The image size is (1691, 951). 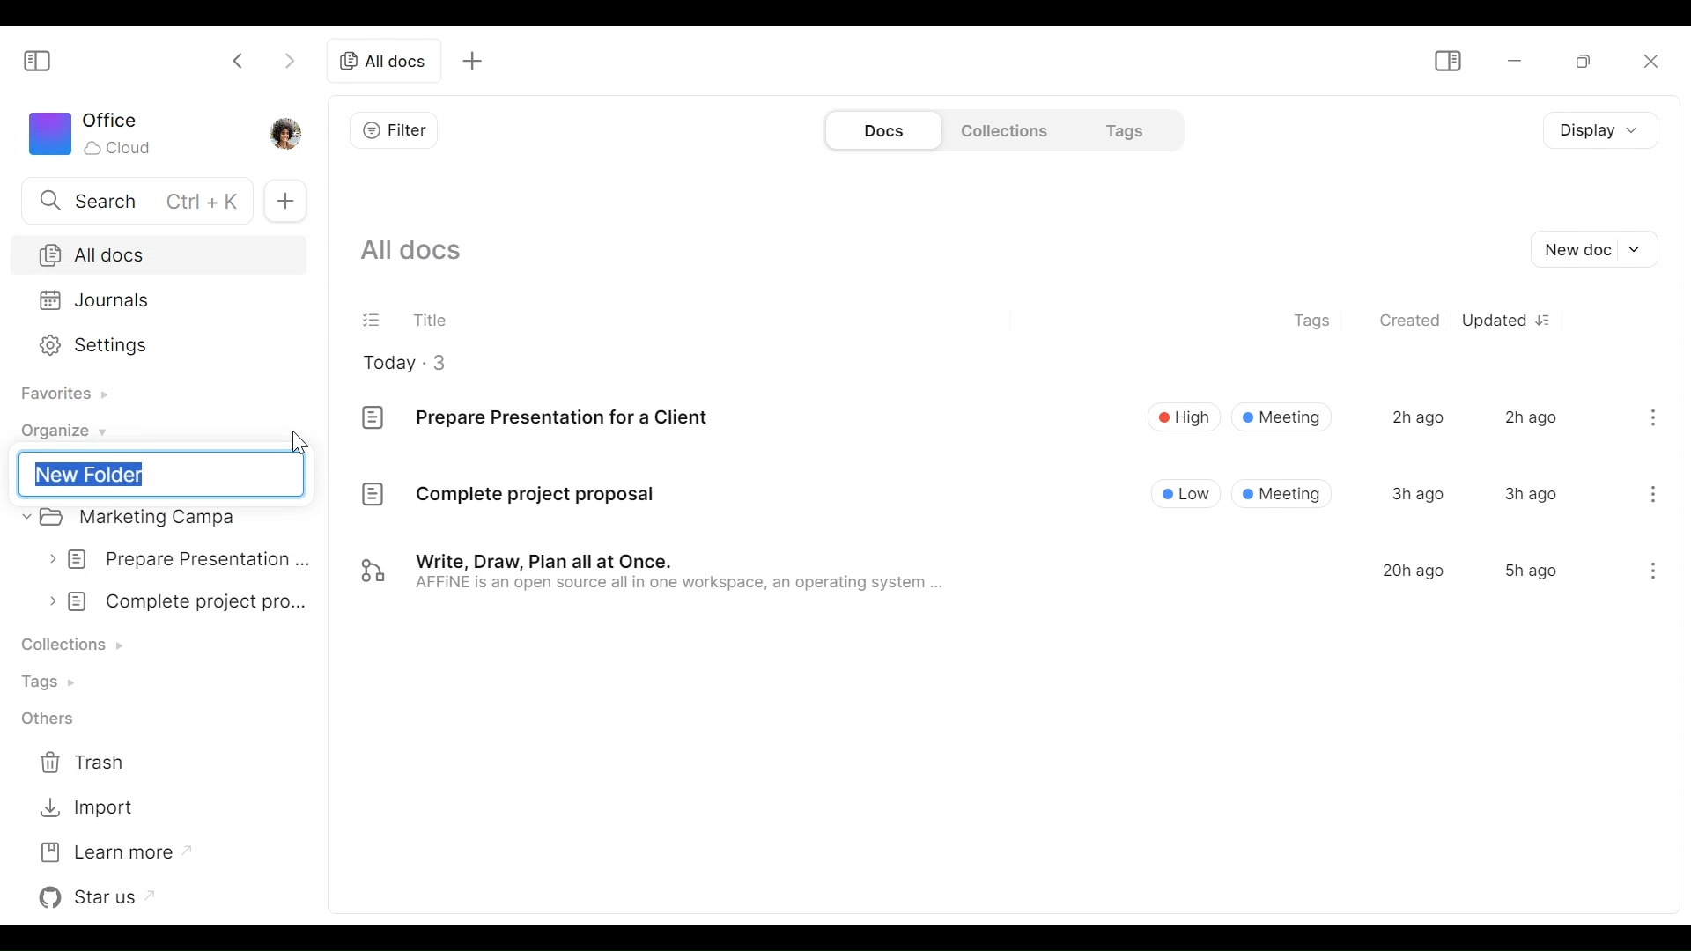 I want to click on  Prepare Presentation for a Client, so click(x=541, y=417).